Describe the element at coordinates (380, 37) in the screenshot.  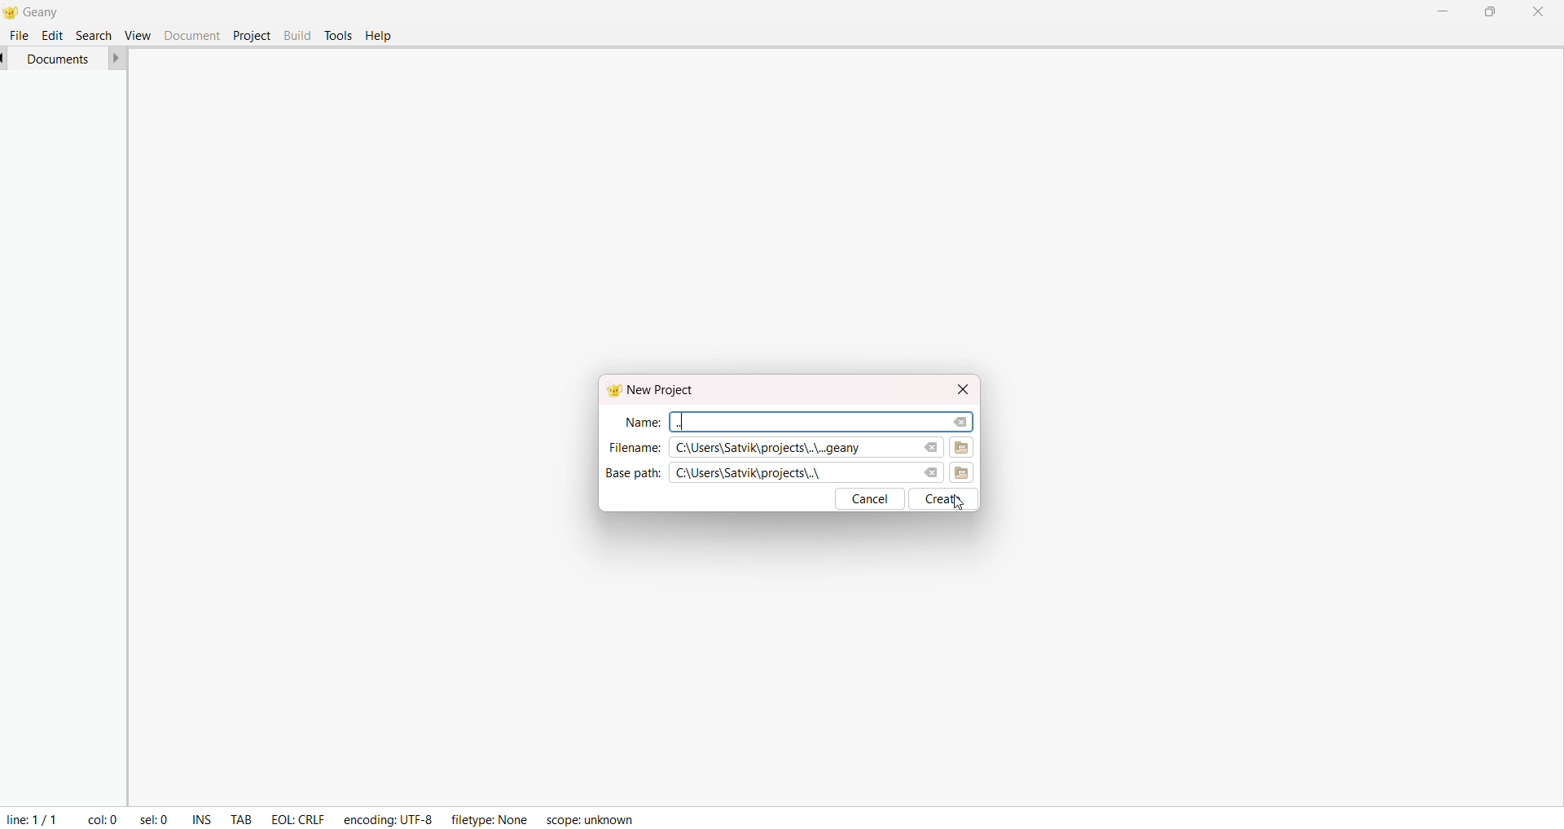
I see `help` at that location.